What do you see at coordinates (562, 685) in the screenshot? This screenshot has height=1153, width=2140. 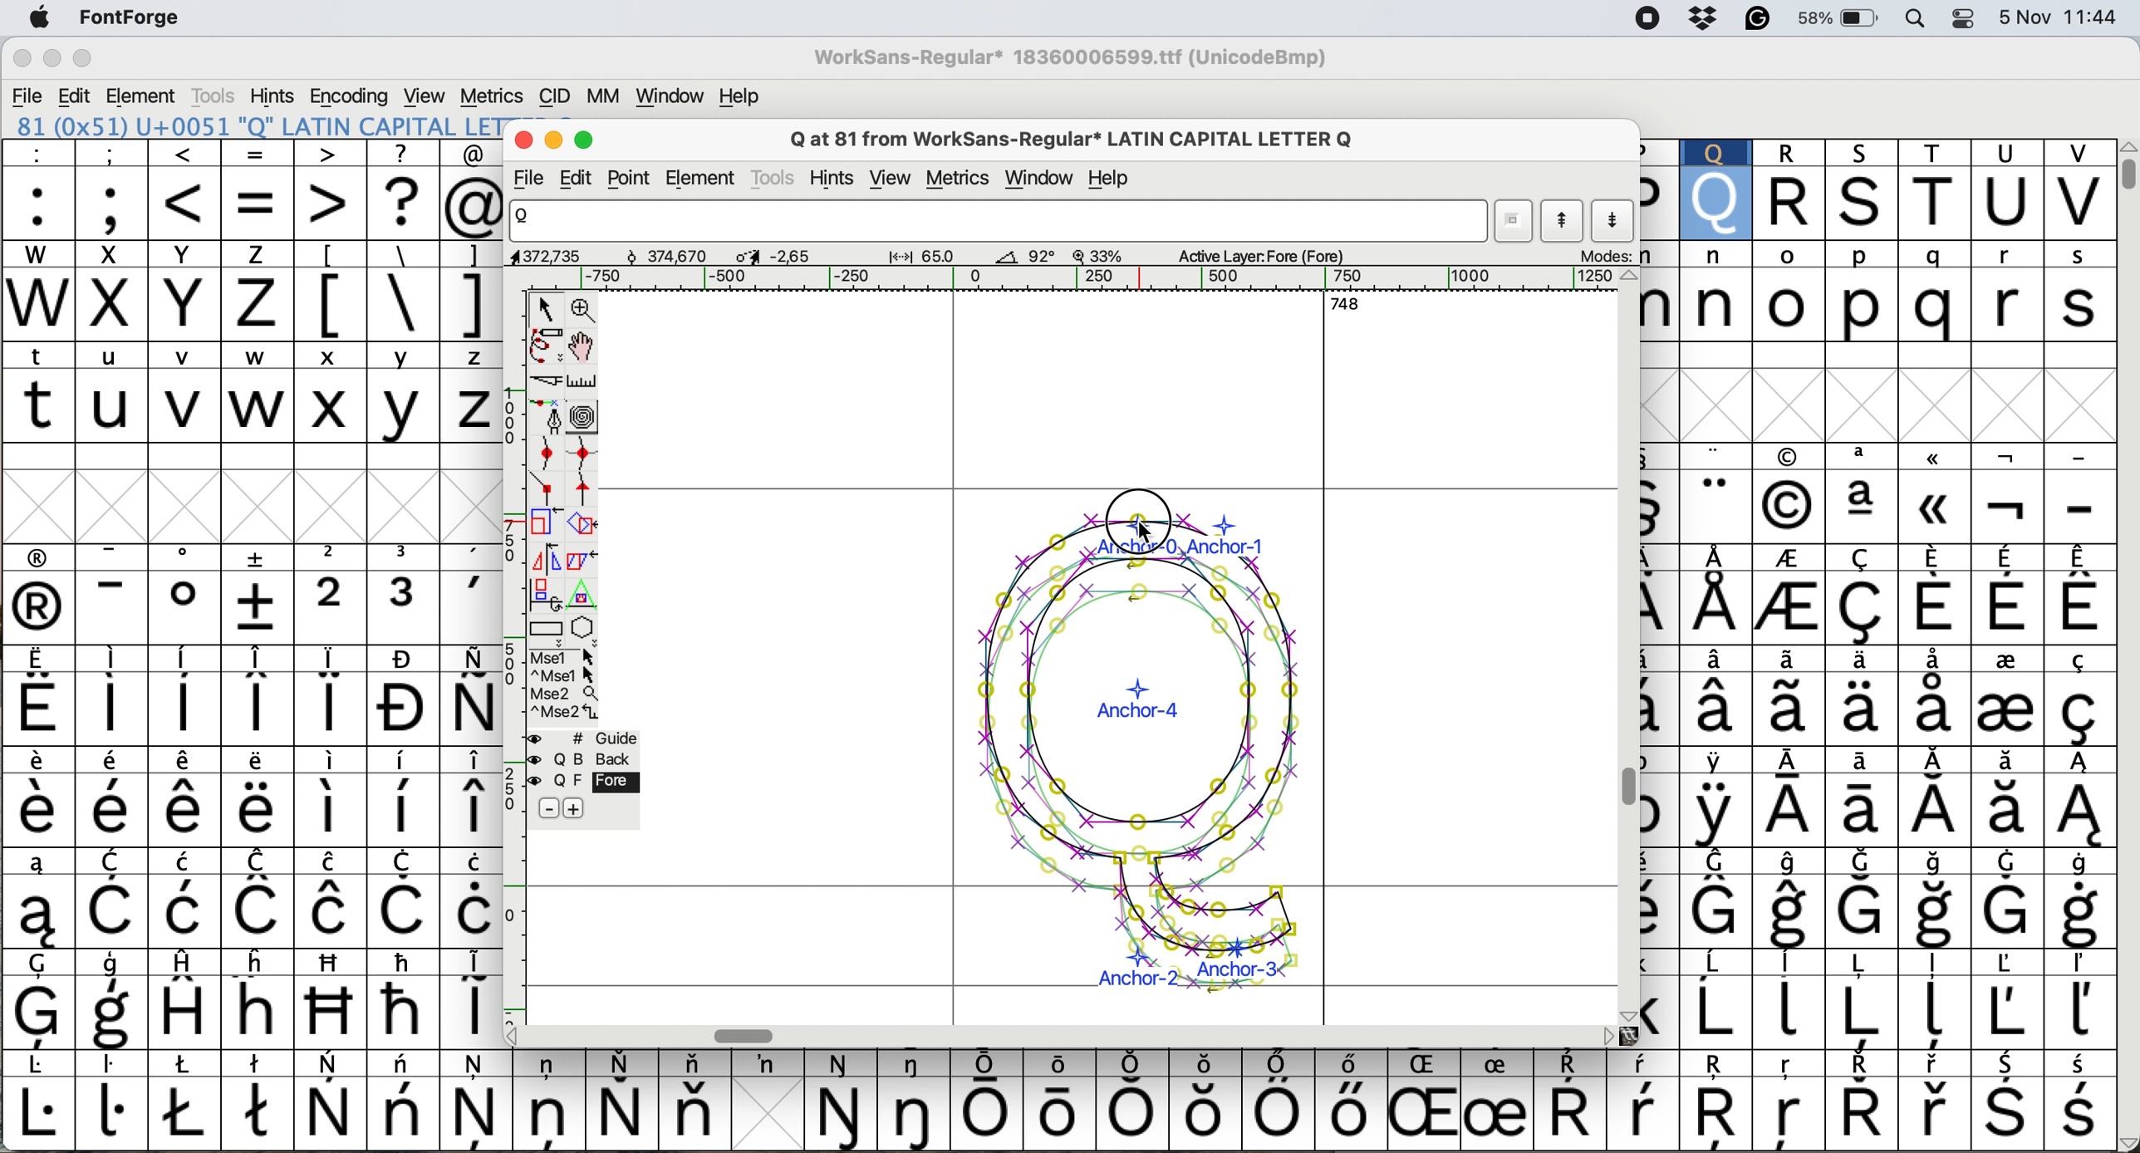 I see `more options` at bounding box center [562, 685].